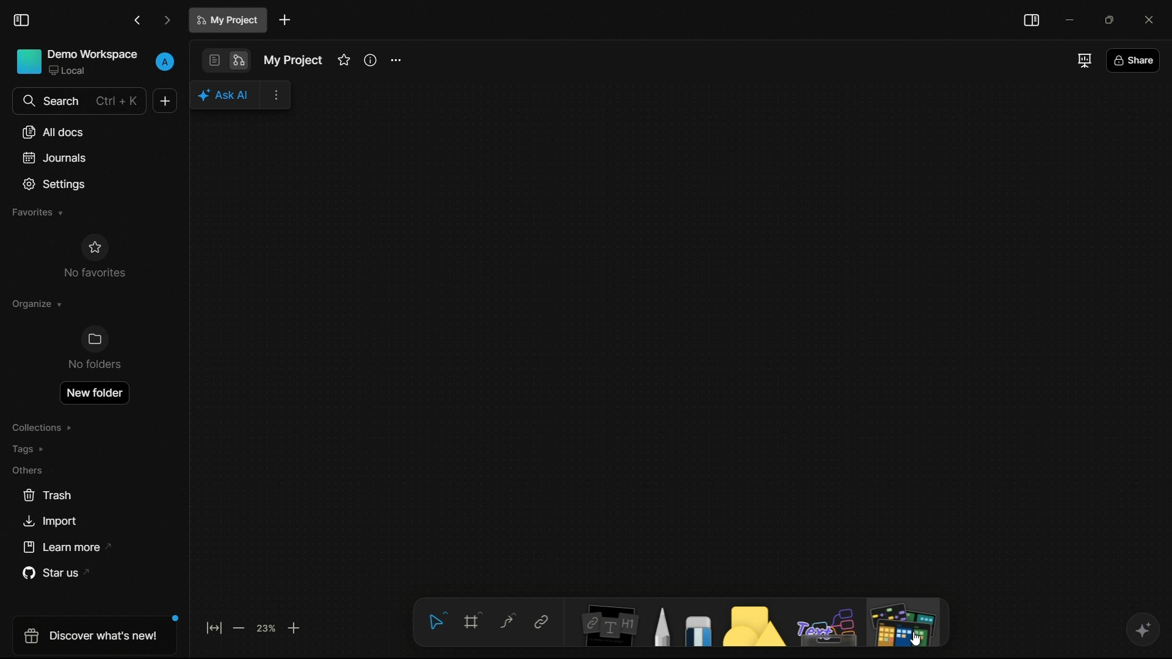 Image resolution: width=1172 pixels, height=659 pixels. Describe the element at coordinates (267, 627) in the screenshot. I see `zoom factor` at that location.